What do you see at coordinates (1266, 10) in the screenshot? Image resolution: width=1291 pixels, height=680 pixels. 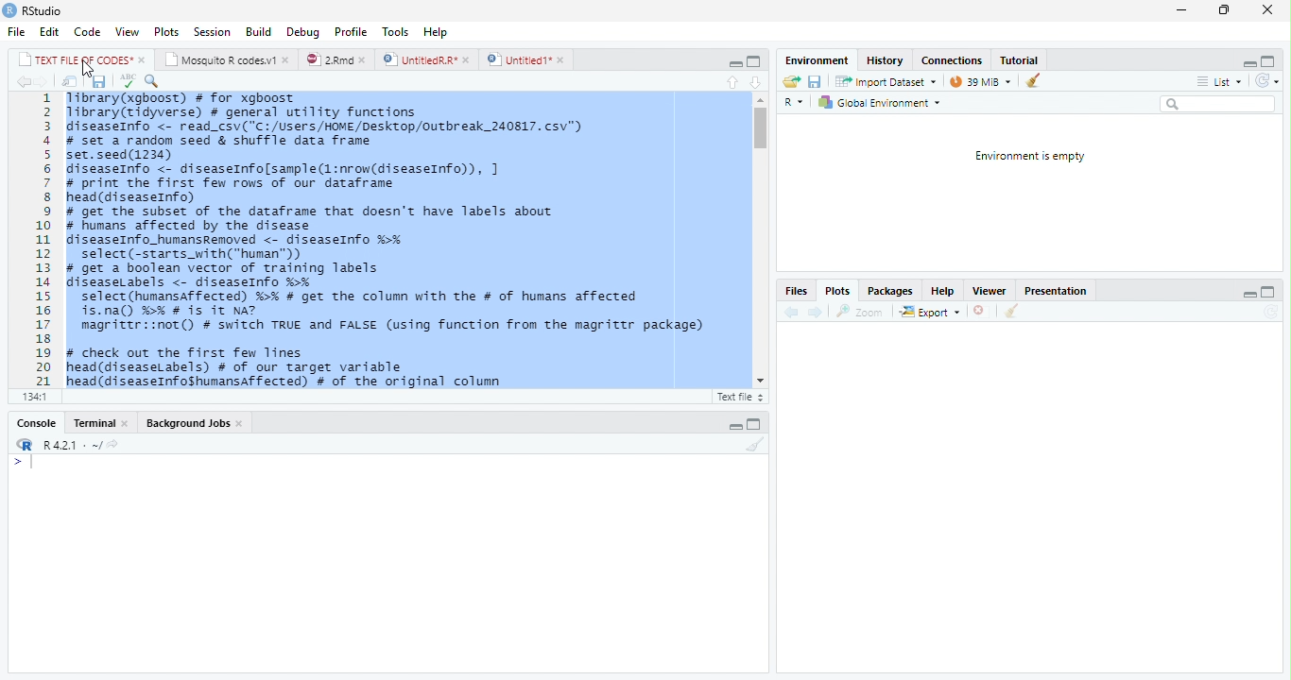 I see `Close` at bounding box center [1266, 10].